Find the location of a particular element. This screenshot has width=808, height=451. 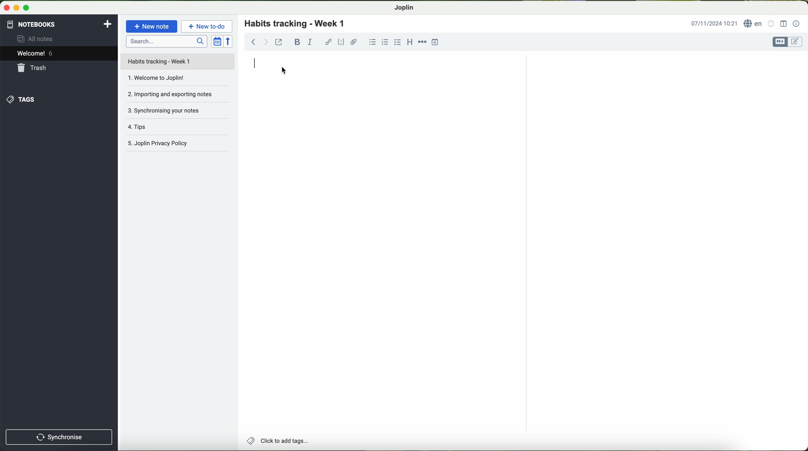

numbered list is located at coordinates (386, 41).